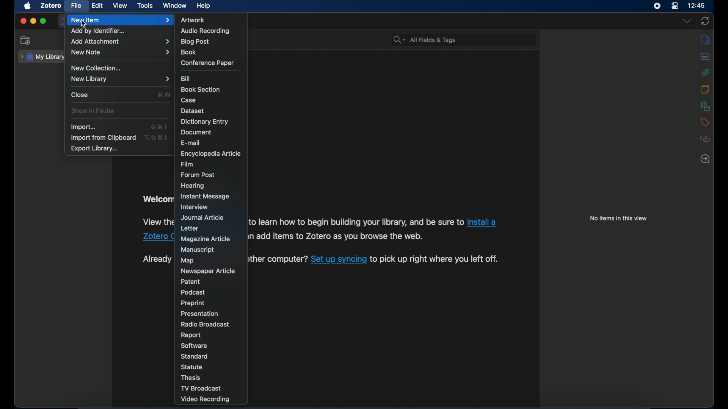 Image resolution: width=728 pixels, height=409 pixels. I want to click on hearing, so click(192, 186).